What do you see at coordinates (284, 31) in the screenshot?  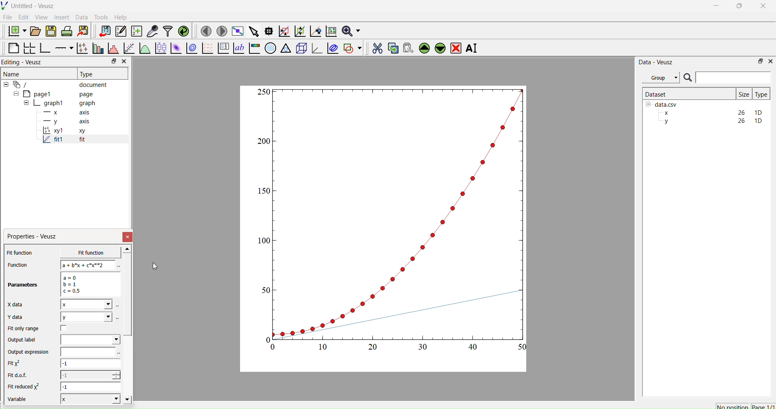 I see `Zoom graph axes` at bounding box center [284, 31].